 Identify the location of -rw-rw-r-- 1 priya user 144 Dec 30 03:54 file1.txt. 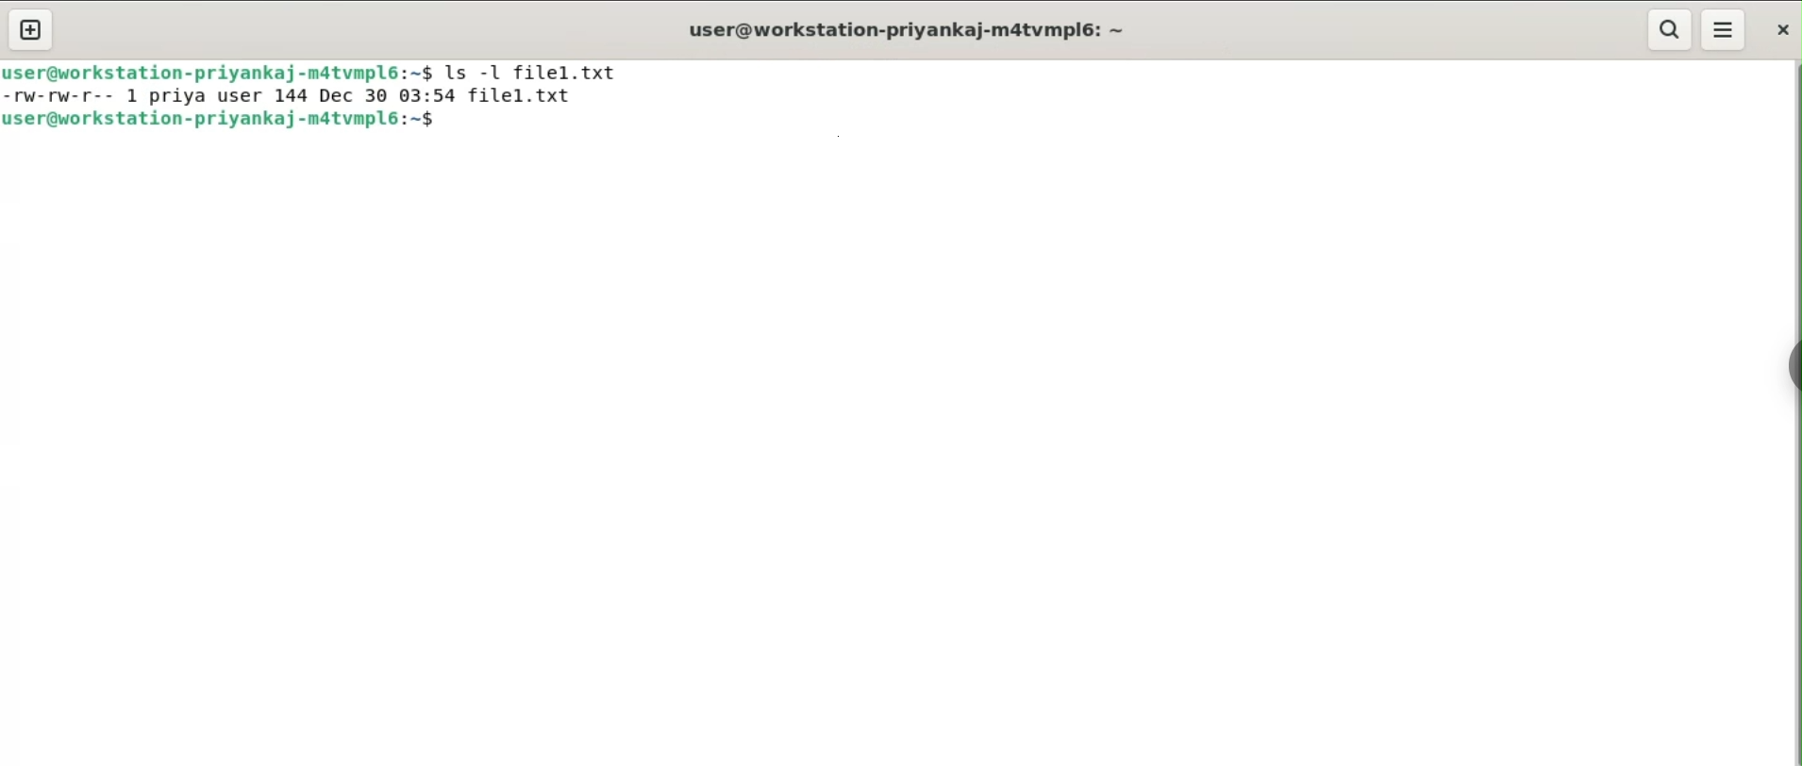
(291, 97).